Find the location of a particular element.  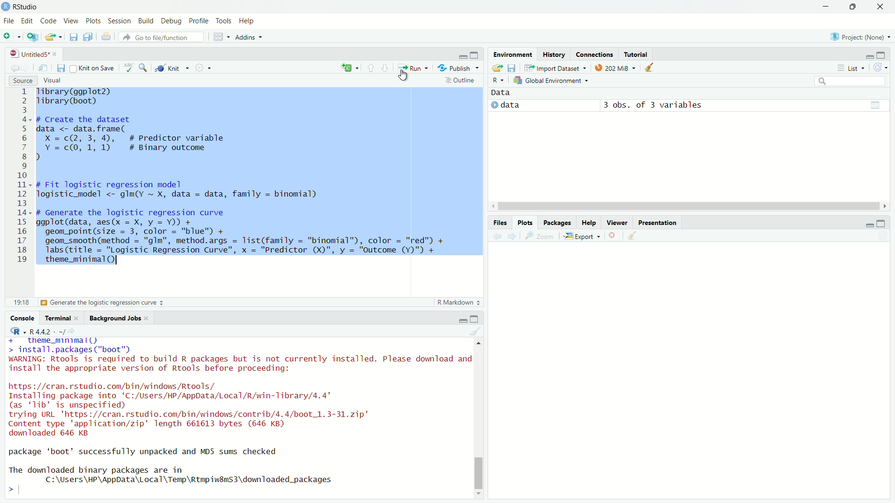

Help is located at coordinates (588, 222).